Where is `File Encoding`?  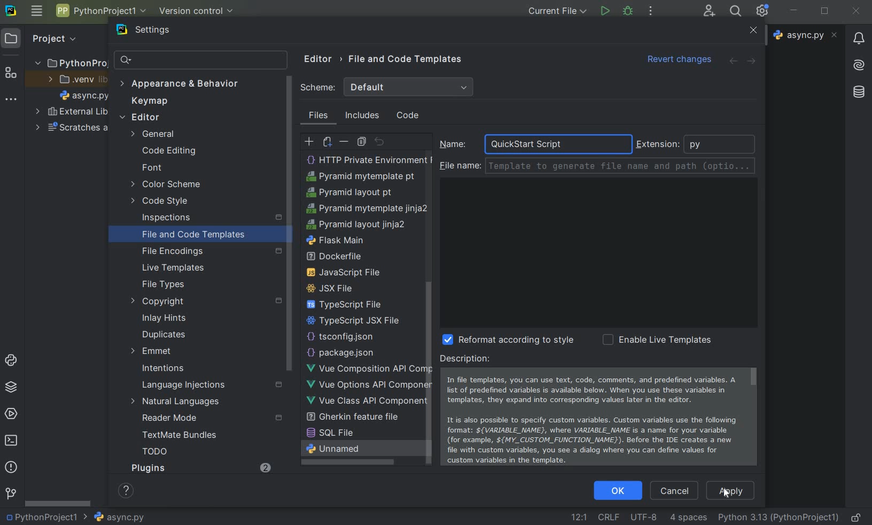 File Encoding is located at coordinates (644, 517).